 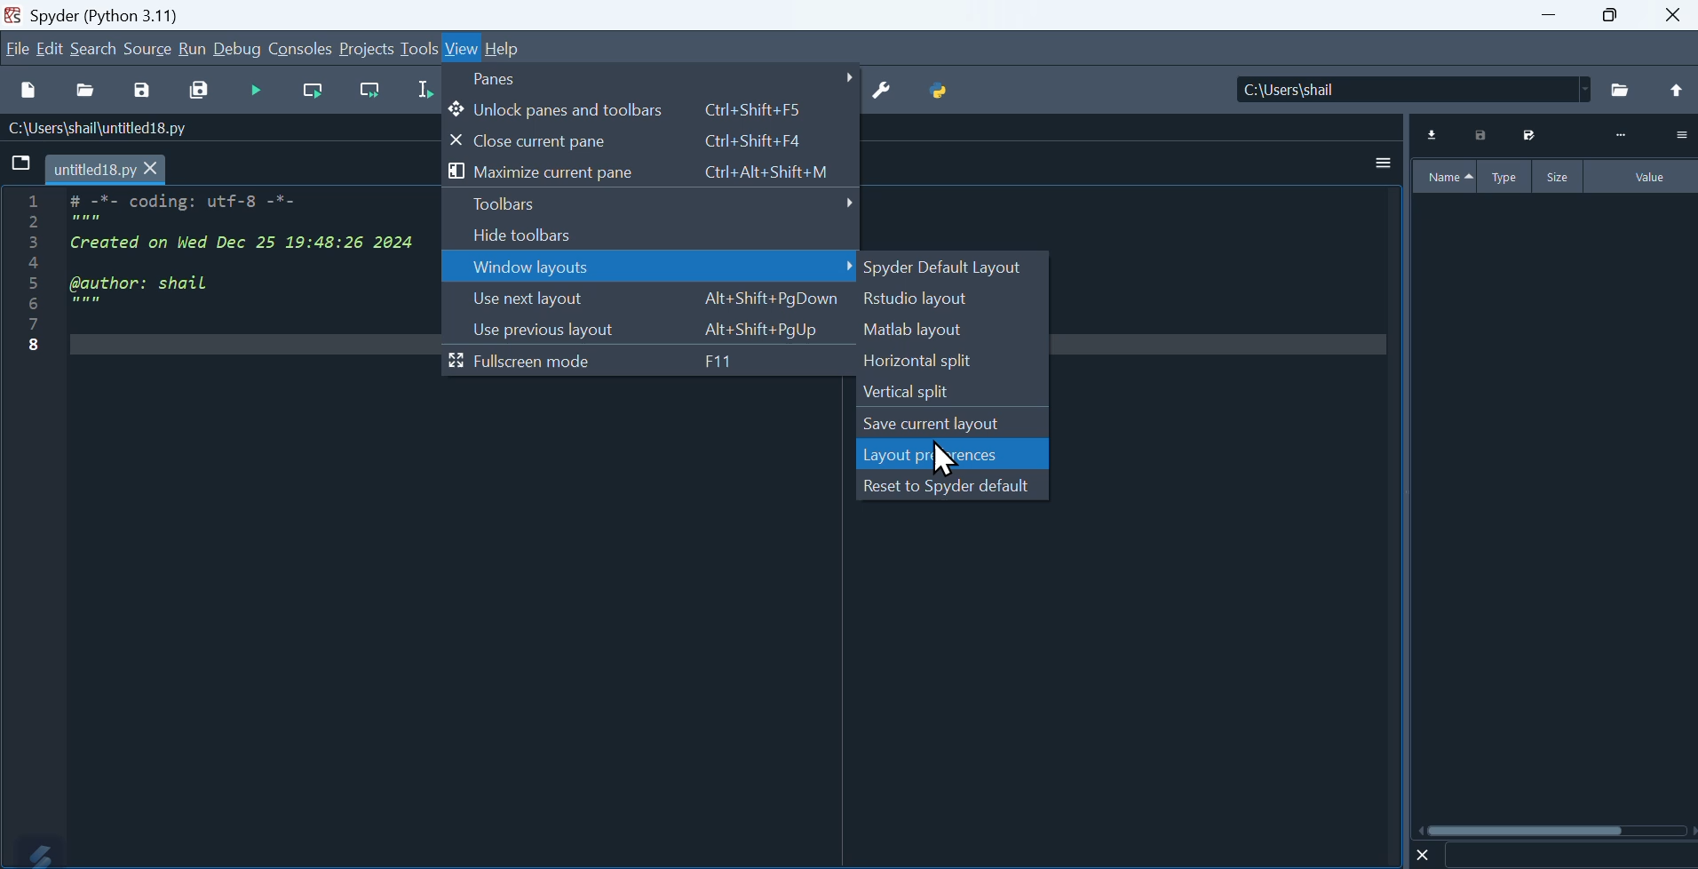 I want to click on Vertical split, so click(x=948, y=393).